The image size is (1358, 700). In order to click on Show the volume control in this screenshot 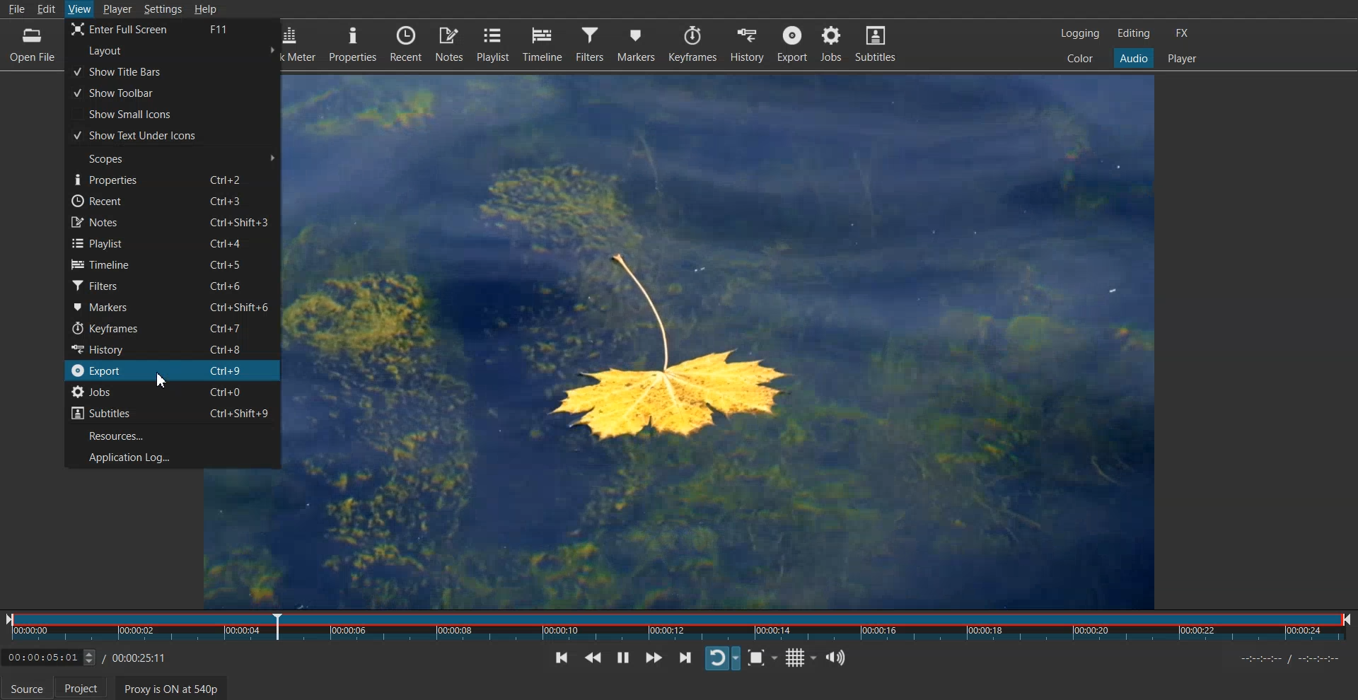, I will do `click(835, 657)`.